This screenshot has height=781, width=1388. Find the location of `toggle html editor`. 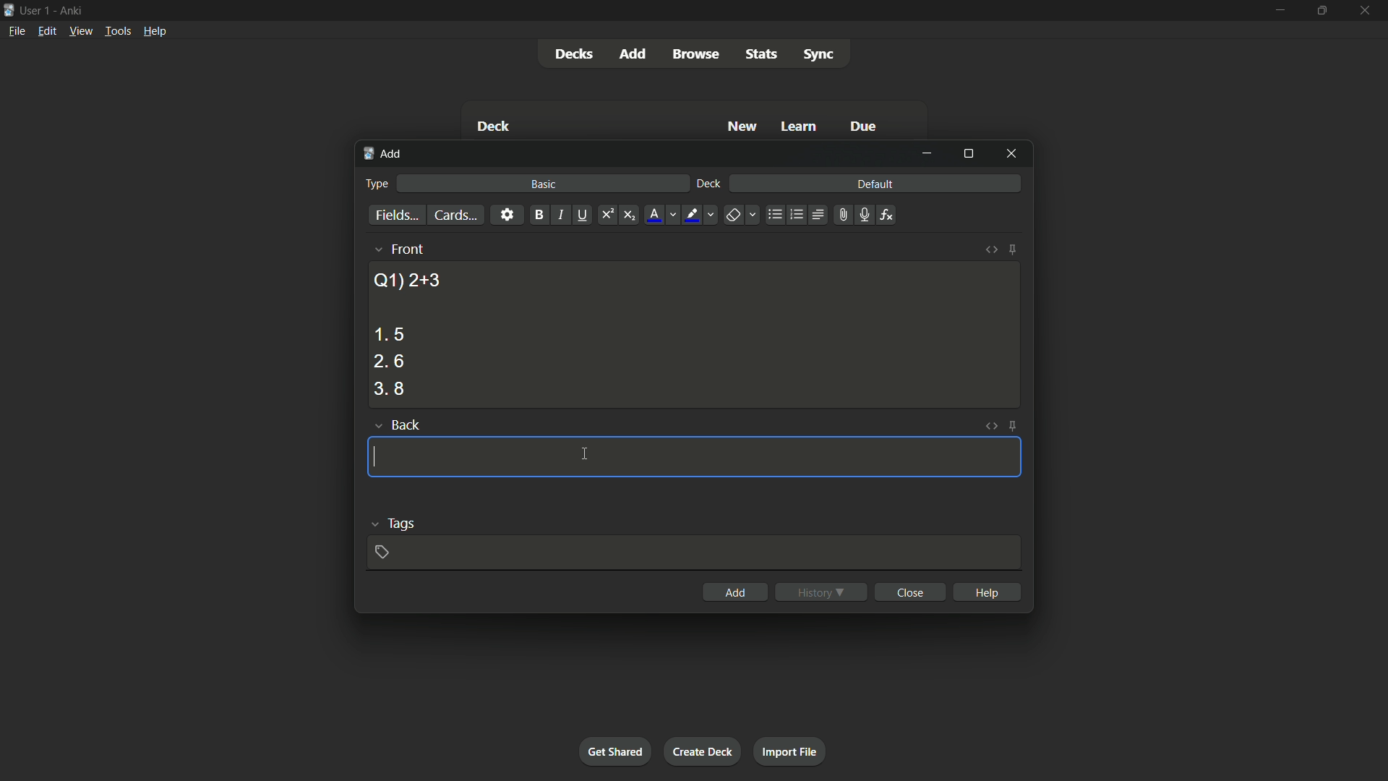

toggle html editor is located at coordinates (992, 249).